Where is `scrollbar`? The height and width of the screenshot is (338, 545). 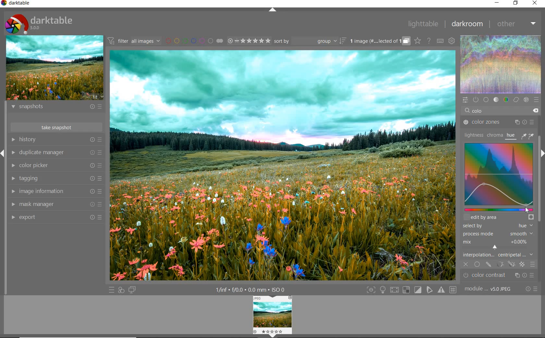 scrollbar is located at coordinates (539, 204).